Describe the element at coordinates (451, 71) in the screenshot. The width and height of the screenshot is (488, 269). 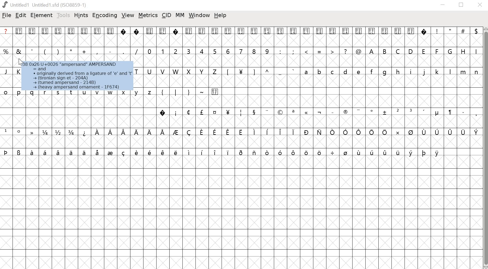
I see `l` at that location.